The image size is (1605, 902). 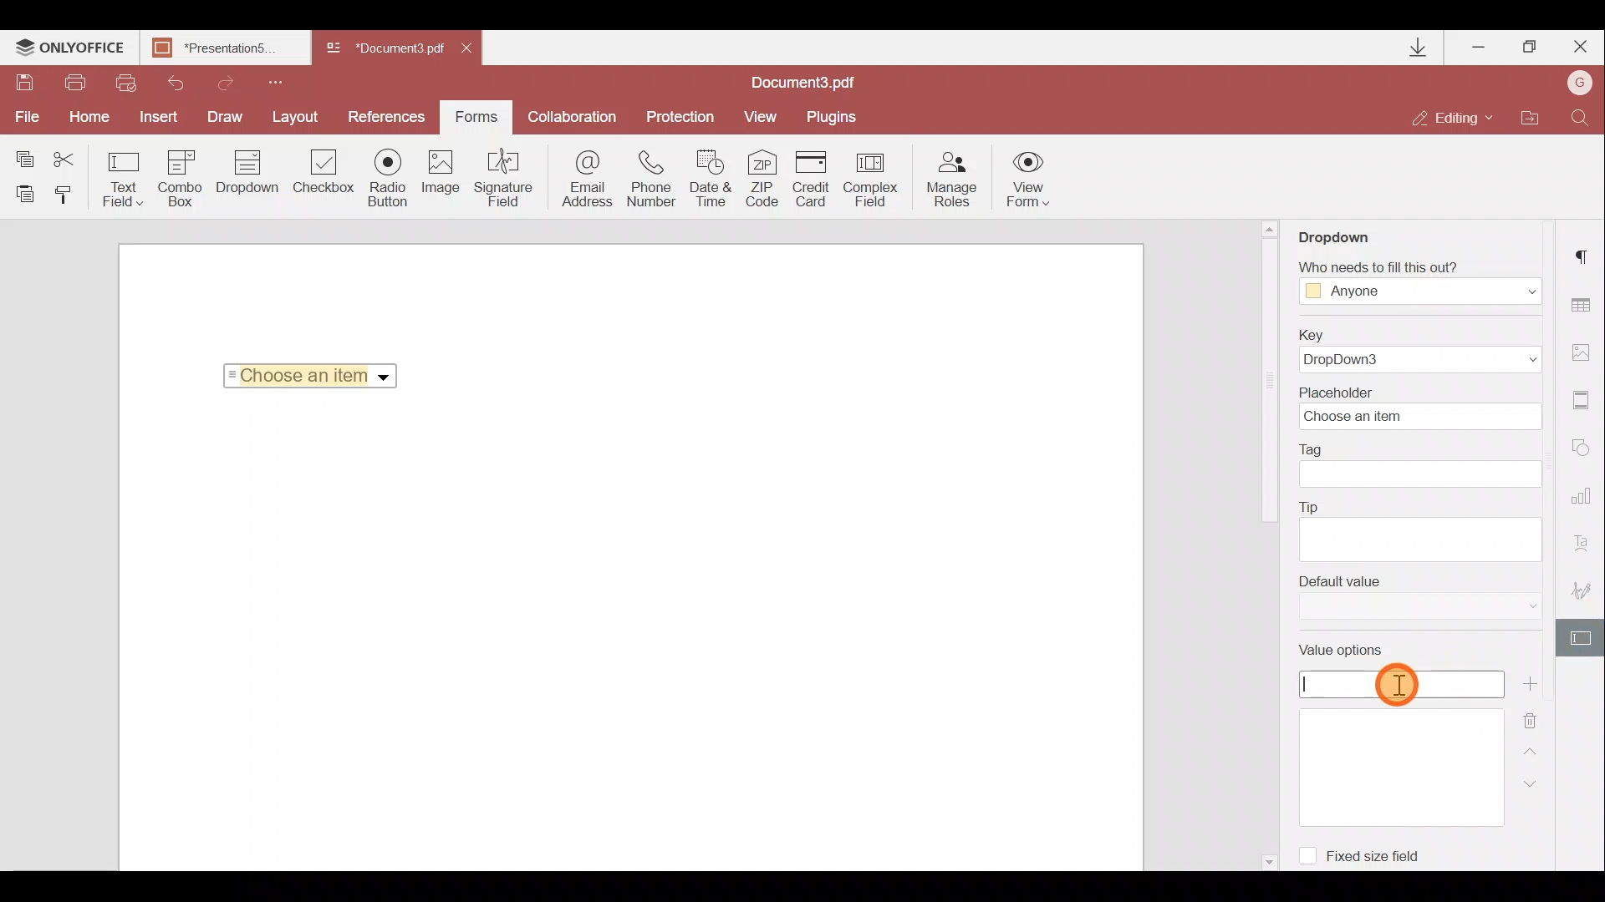 What do you see at coordinates (676, 119) in the screenshot?
I see `Protection` at bounding box center [676, 119].